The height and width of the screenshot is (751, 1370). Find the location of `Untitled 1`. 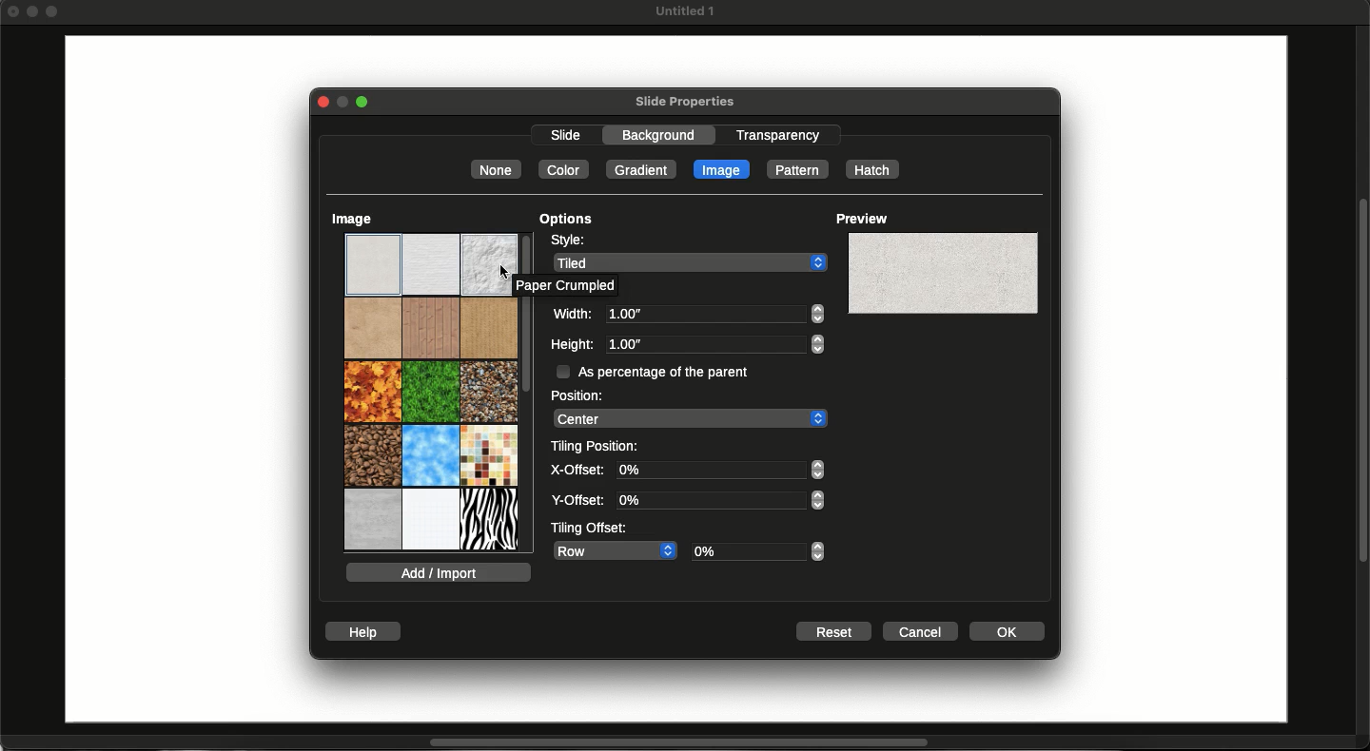

Untitled 1 is located at coordinates (683, 11).